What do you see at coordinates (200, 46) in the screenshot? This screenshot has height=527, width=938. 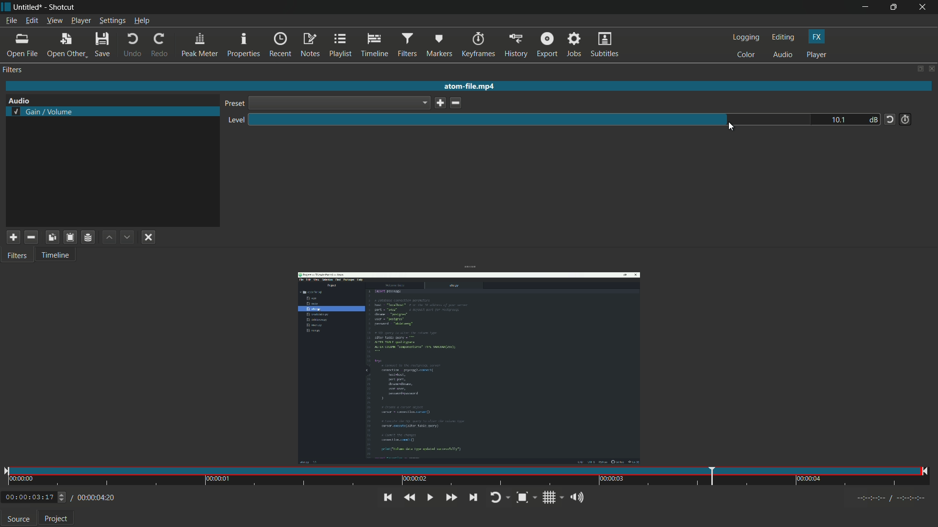 I see `peak meter` at bounding box center [200, 46].